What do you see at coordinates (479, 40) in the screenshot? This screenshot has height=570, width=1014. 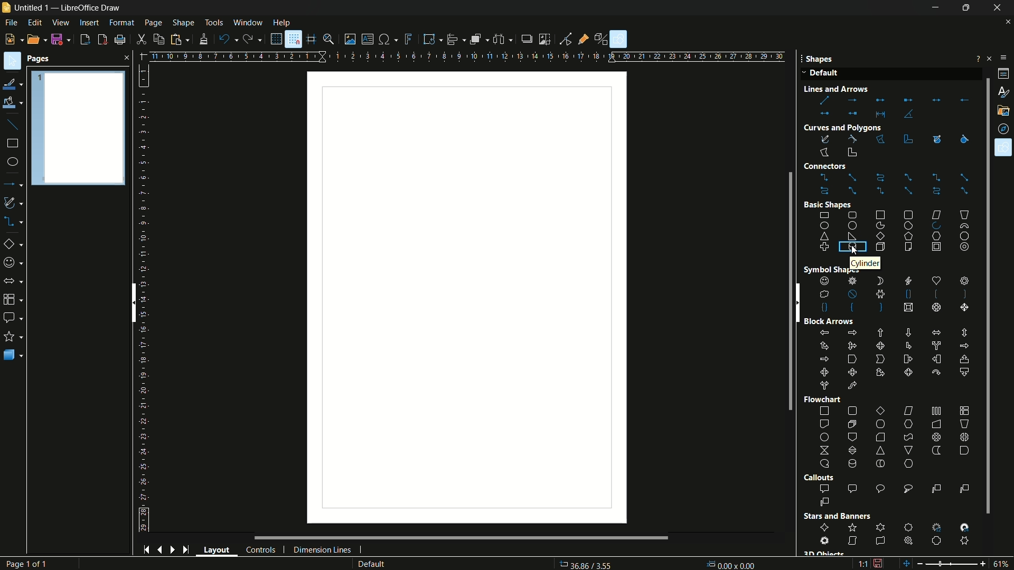 I see `arrange` at bounding box center [479, 40].